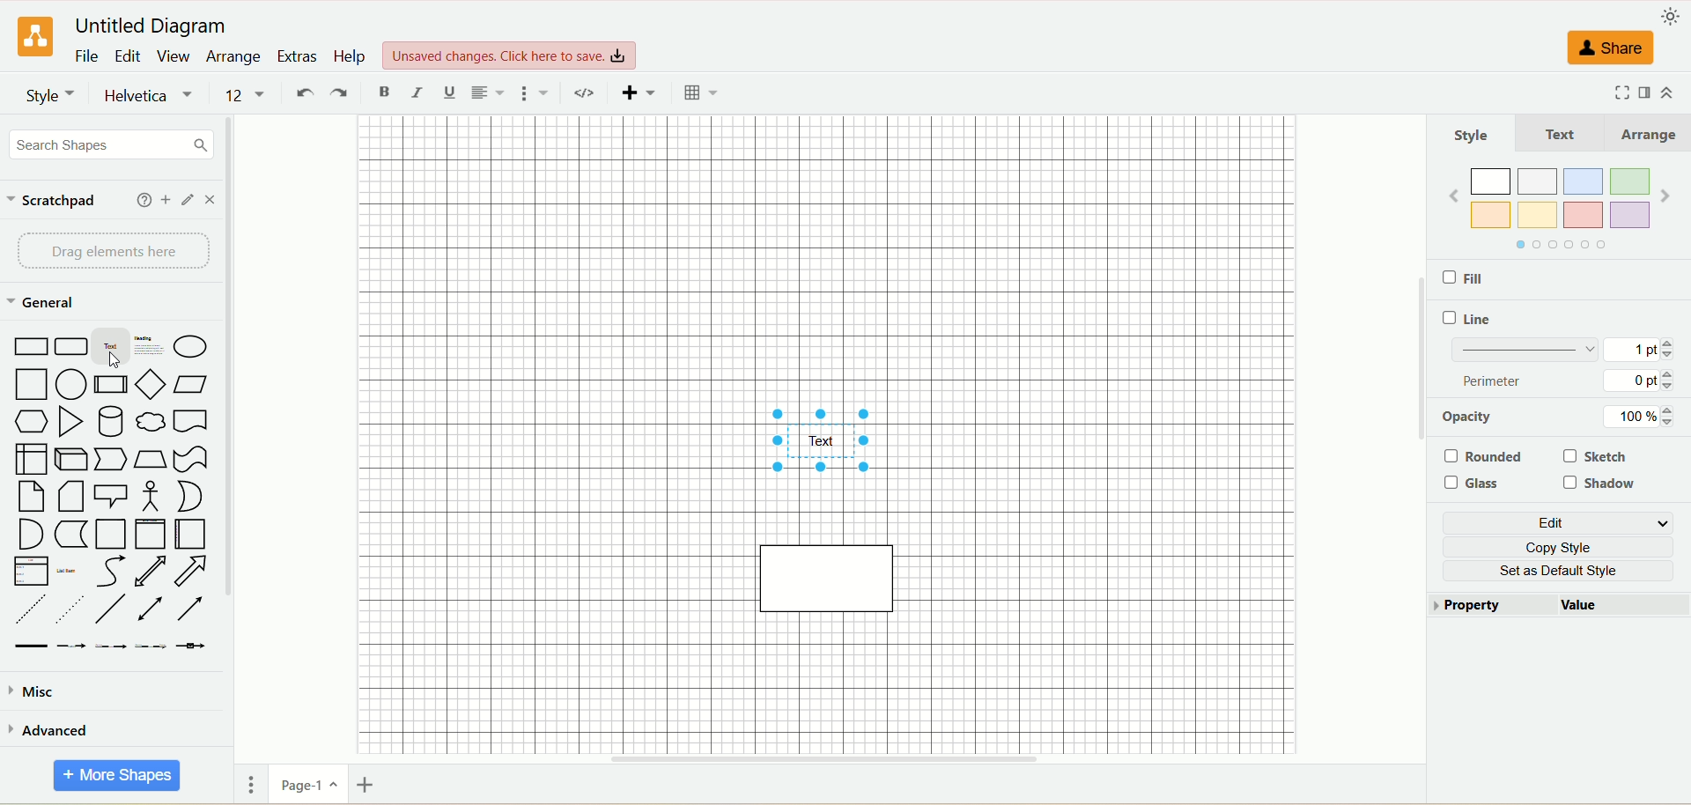  What do you see at coordinates (297, 55) in the screenshot?
I see `extras` at bounding box center [297, 55].